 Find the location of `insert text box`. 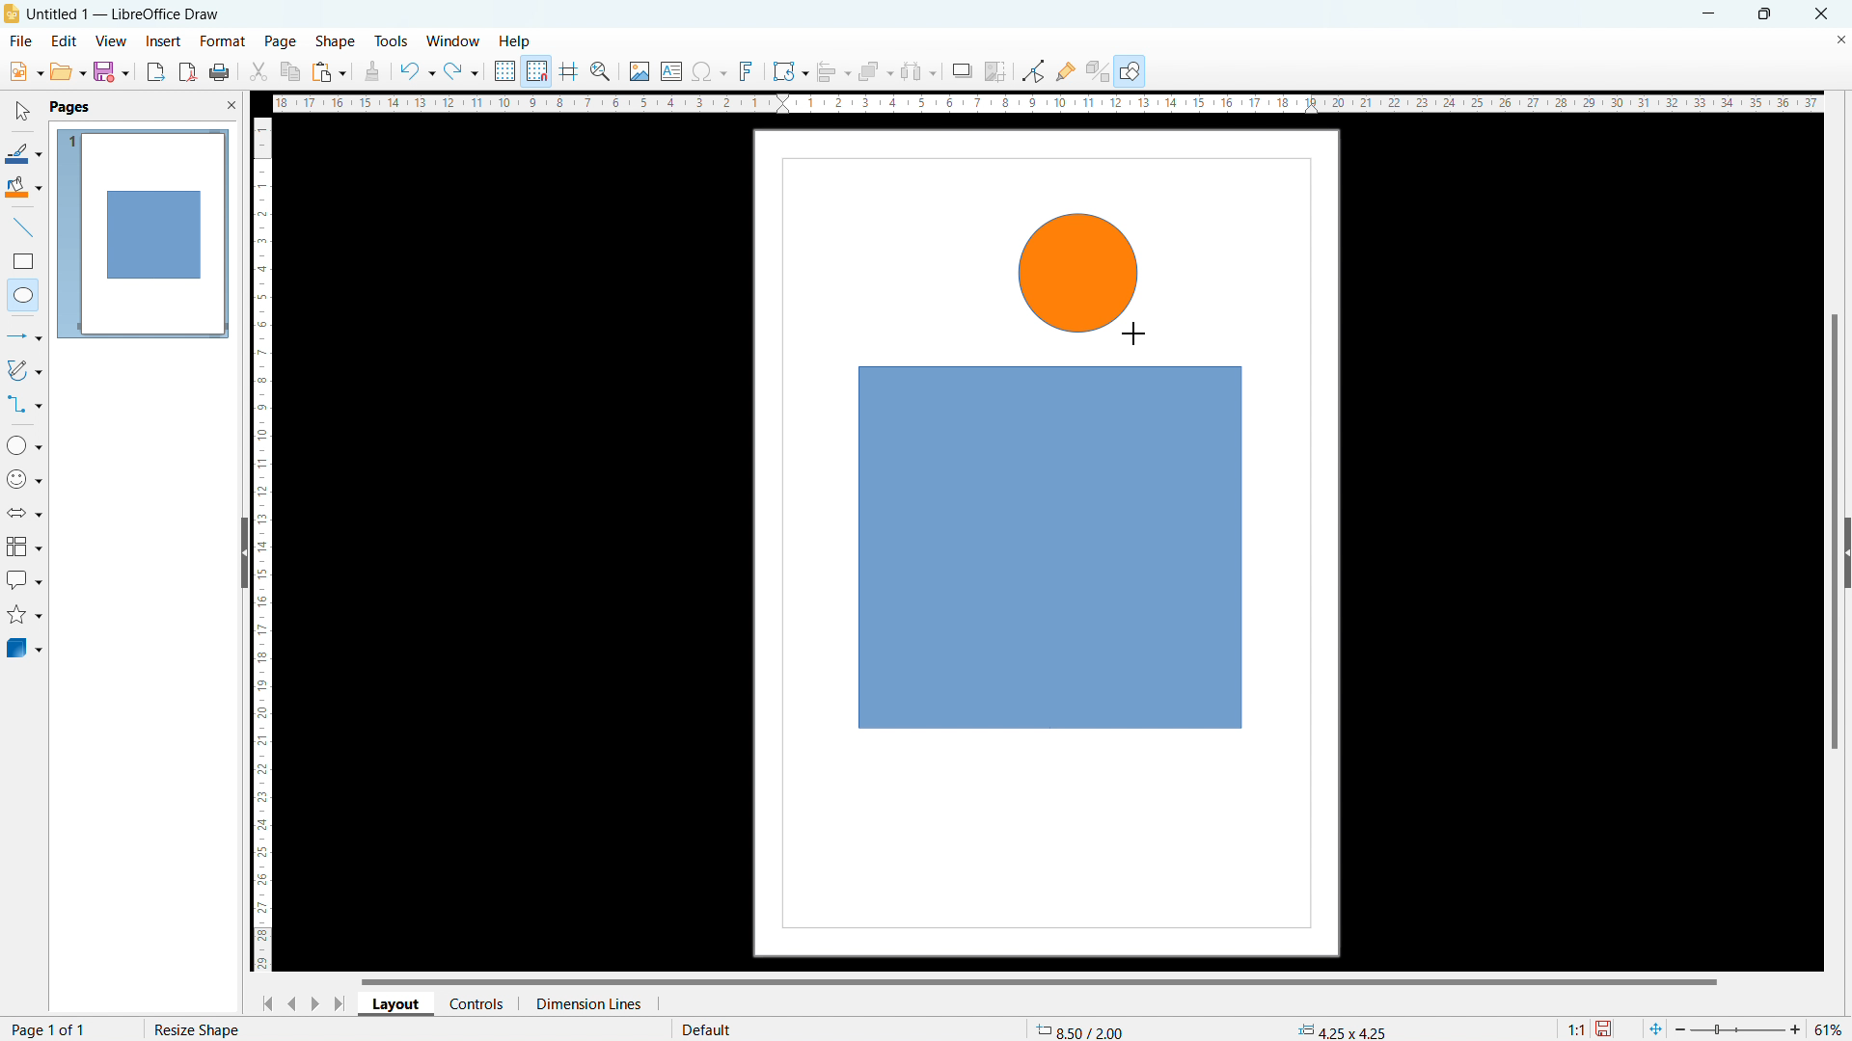

insert text box is located at coordinates (672, 70).